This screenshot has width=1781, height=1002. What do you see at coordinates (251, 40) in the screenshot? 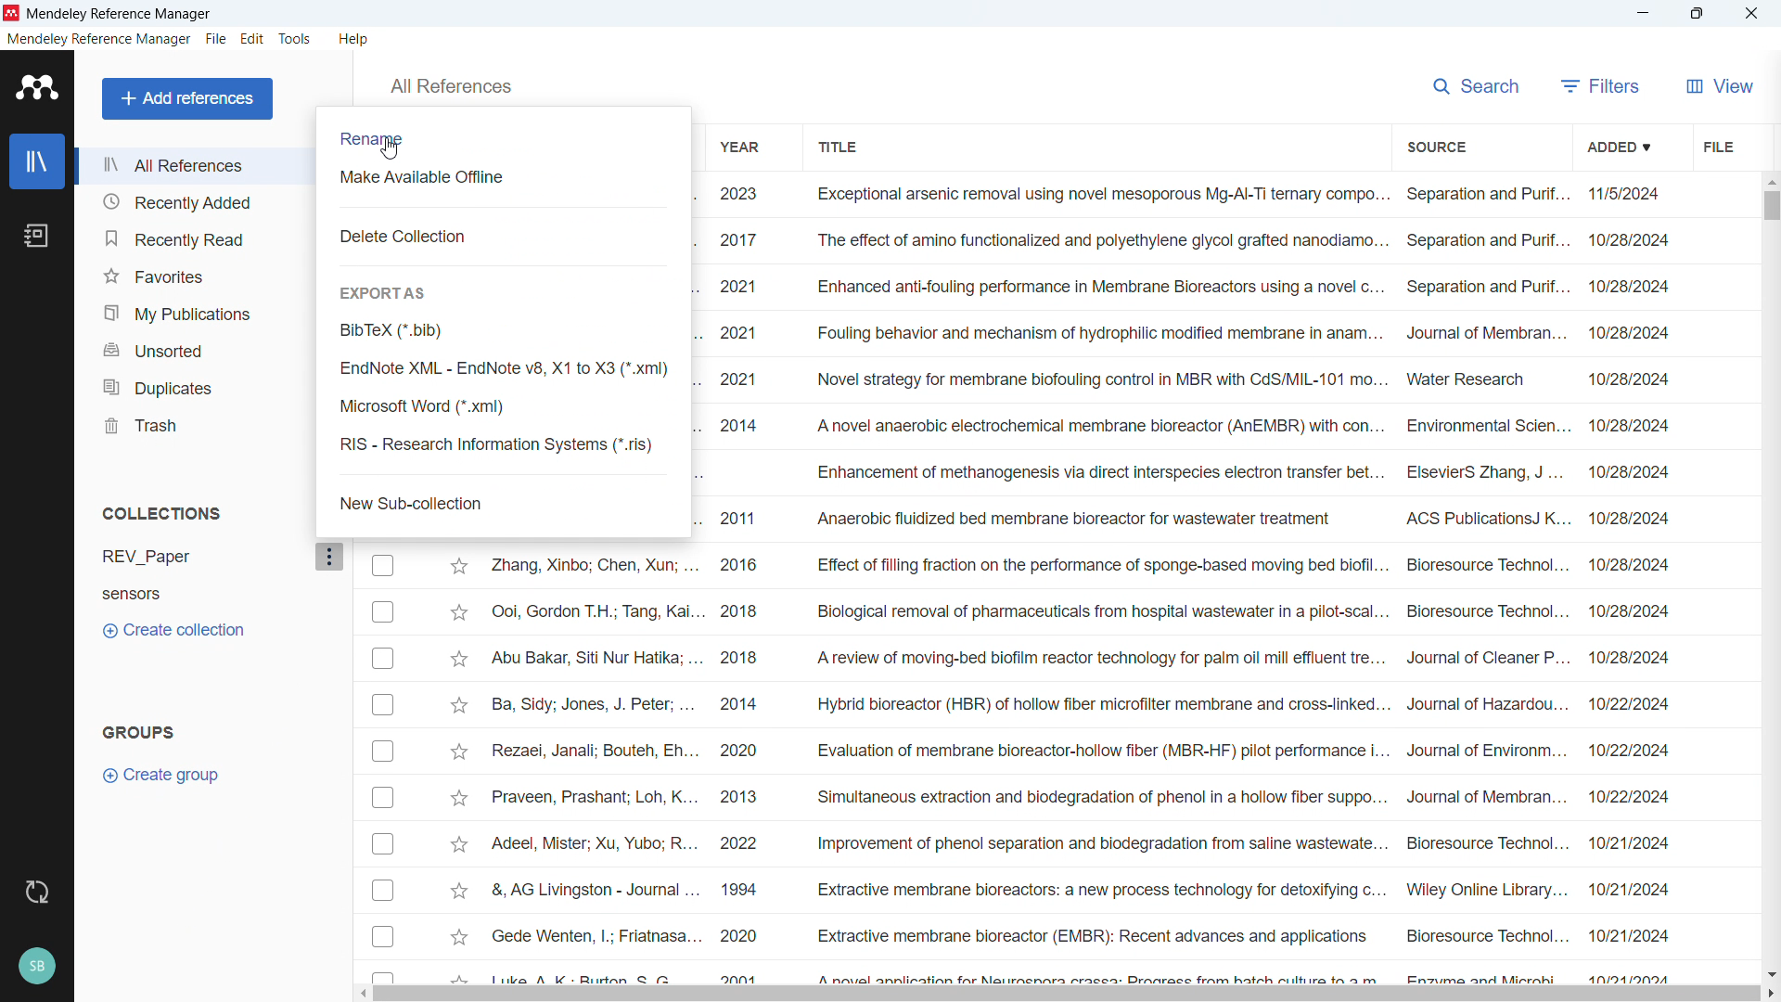
I see `edit` at bounding box center [251, 40].